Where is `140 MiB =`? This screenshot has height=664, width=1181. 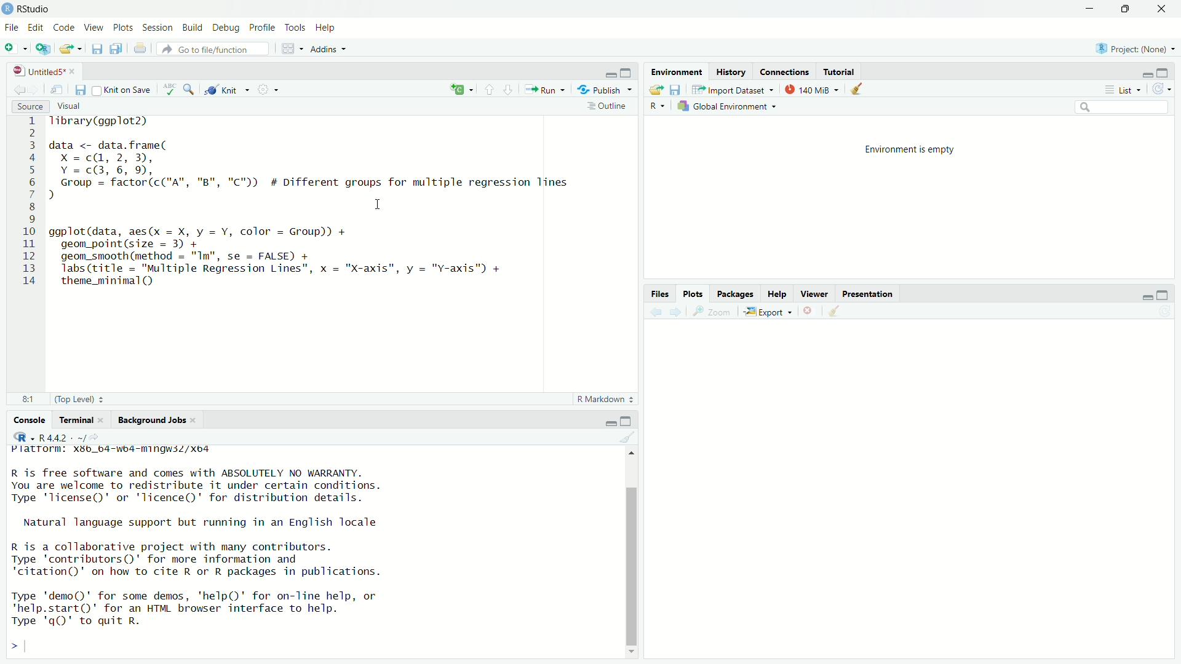
140 MiB = is located at coordinates (810, 89).